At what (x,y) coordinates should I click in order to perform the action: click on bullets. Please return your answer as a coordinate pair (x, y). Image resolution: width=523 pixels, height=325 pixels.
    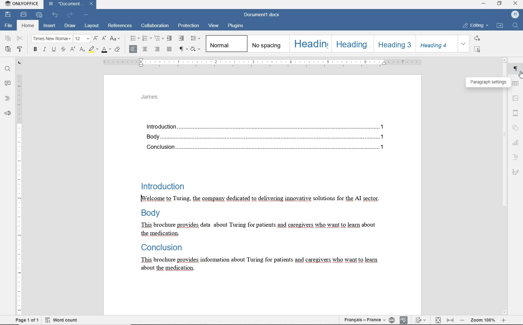
    Looking at the image, I should click on (135, 38).